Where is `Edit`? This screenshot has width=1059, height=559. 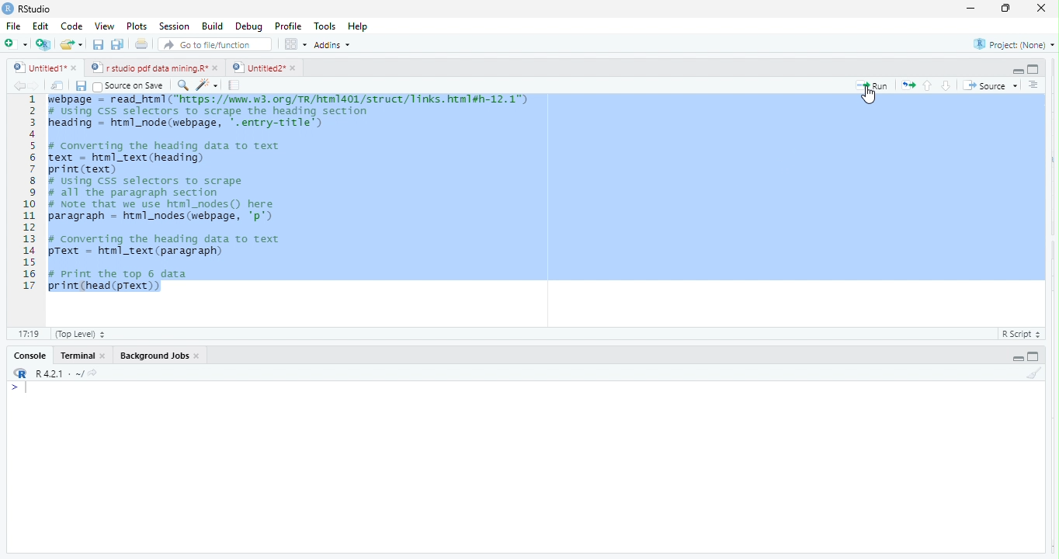
Edit is located at coordinates (41, 26).